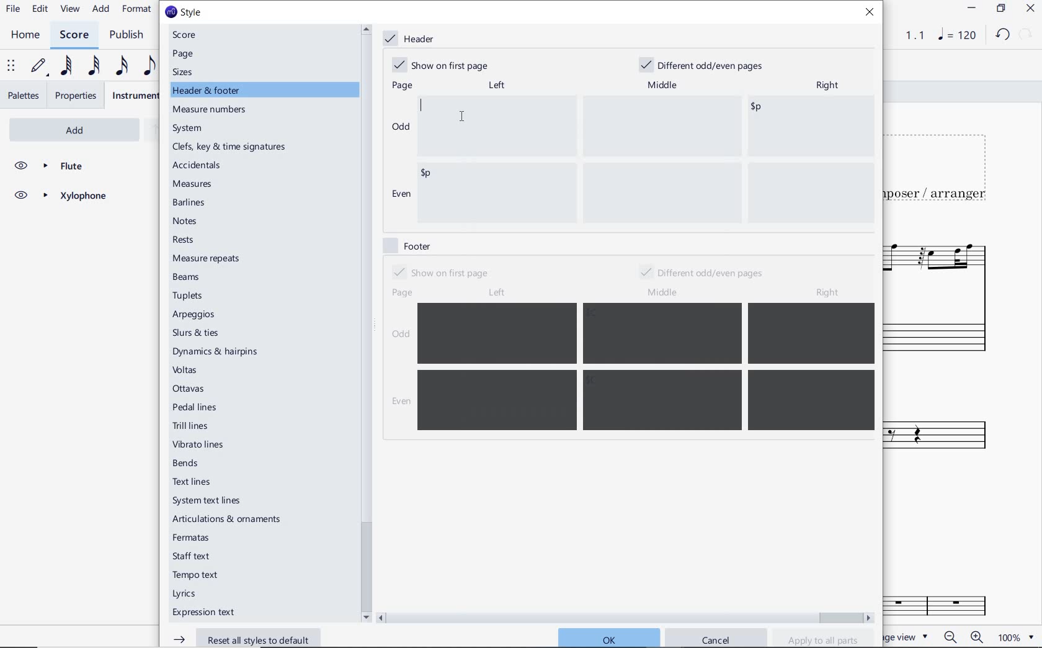  Describe the element at coordinates (130, 35) in the screenshot. I see `PUBLISH` at that location.